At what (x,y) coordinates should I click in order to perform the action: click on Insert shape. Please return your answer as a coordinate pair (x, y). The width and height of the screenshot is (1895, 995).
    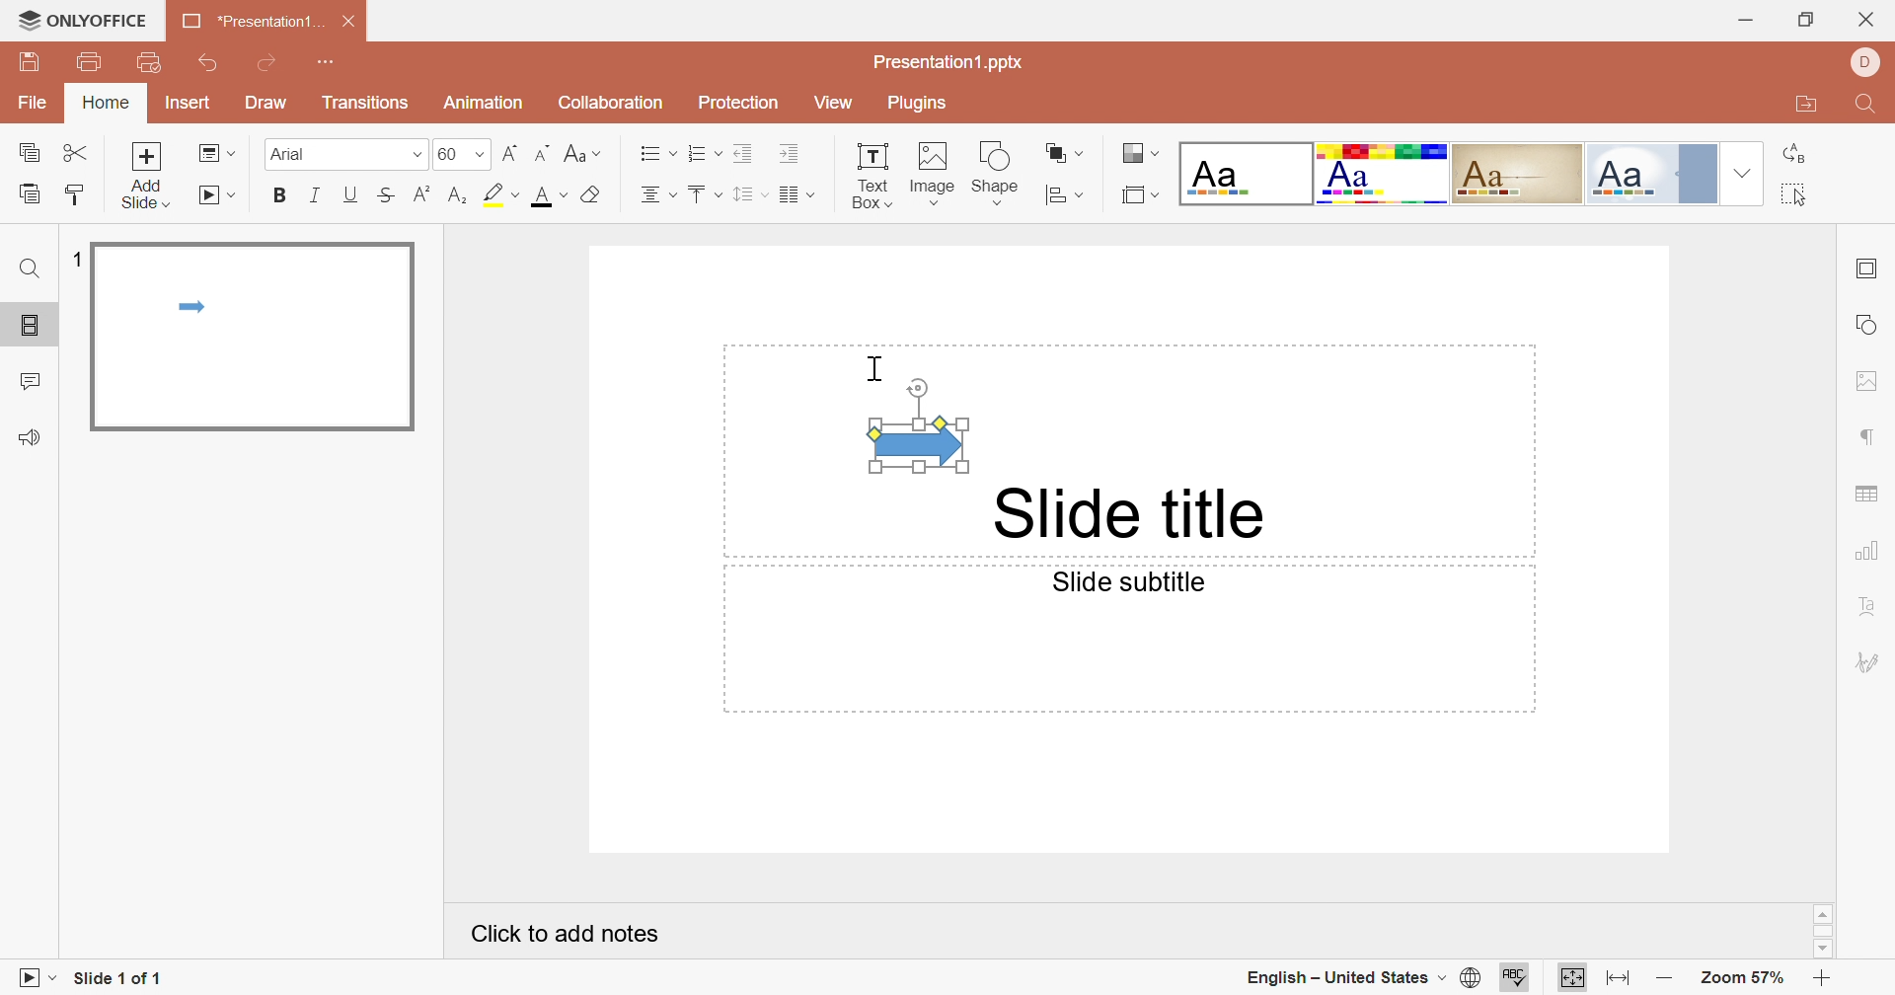
    Looking at the image, I should click on (1063, 193).